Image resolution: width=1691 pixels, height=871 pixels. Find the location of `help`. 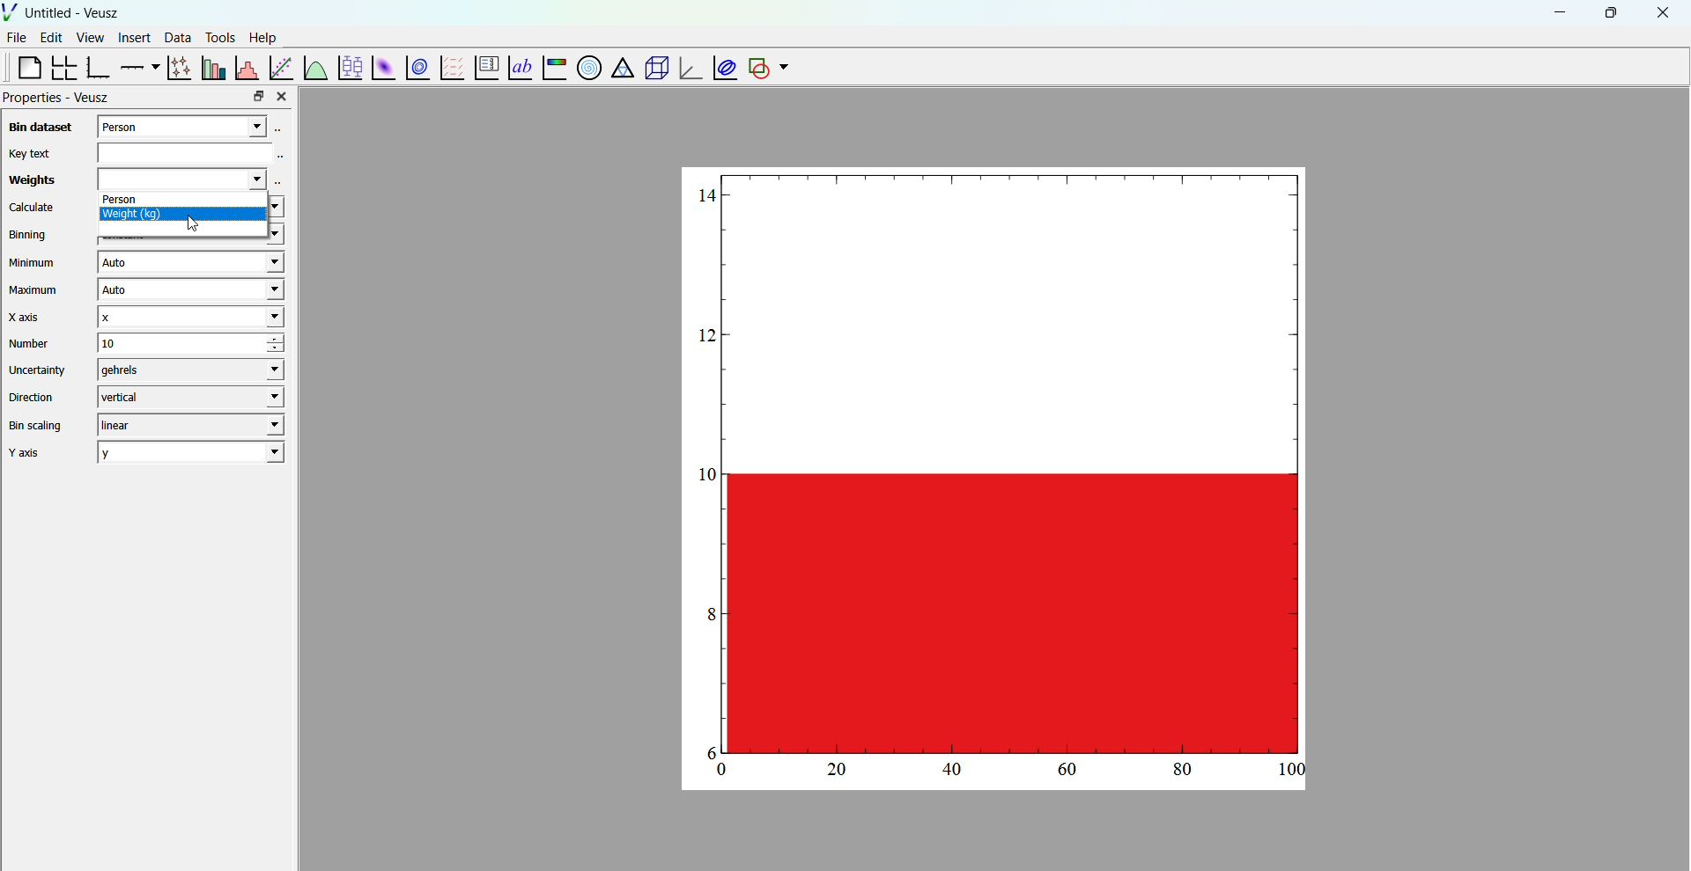

help is located at coordinates (263, 36).